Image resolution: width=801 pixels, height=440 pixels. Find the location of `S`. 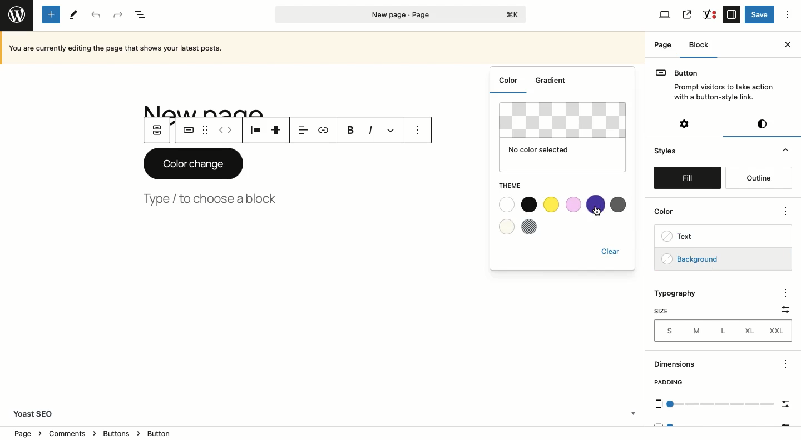

S is located at coordinates (668, 331).